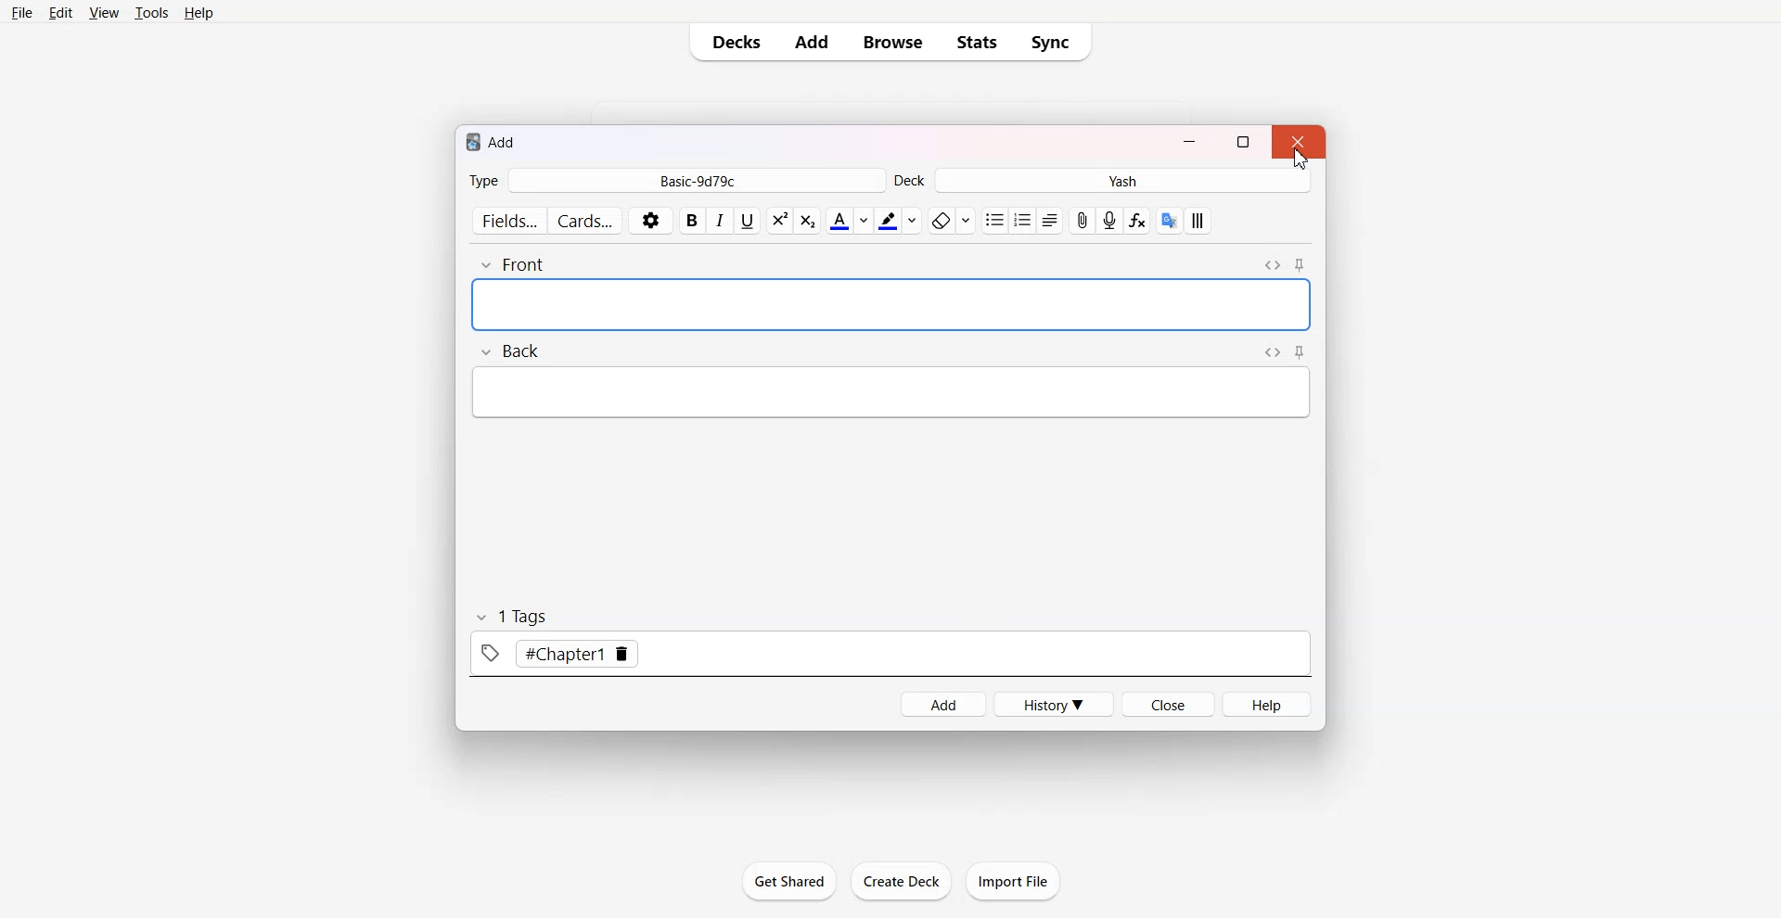  Describe the element at coordinates (510, 618) in the screenshot. I see `1 Tags` at that location.